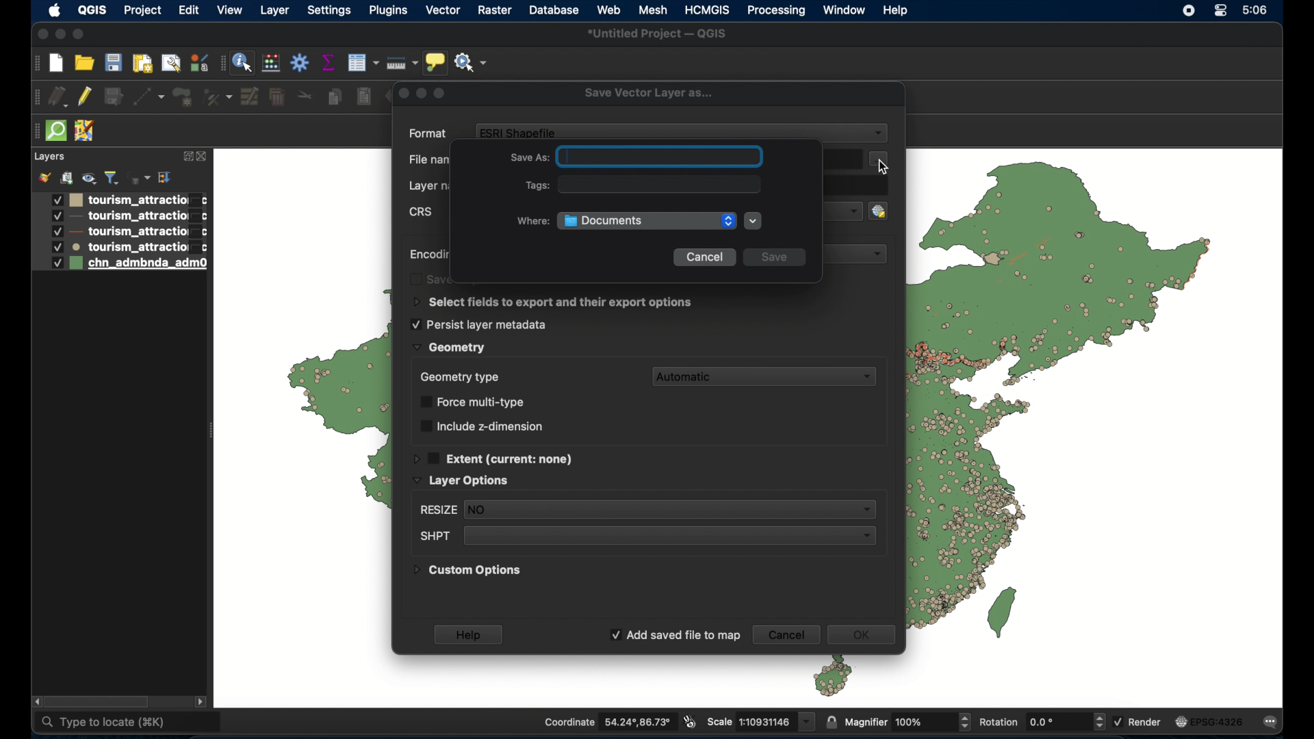 The image size is (1314, 739). I want to click on save as  field, so click(638, 157).